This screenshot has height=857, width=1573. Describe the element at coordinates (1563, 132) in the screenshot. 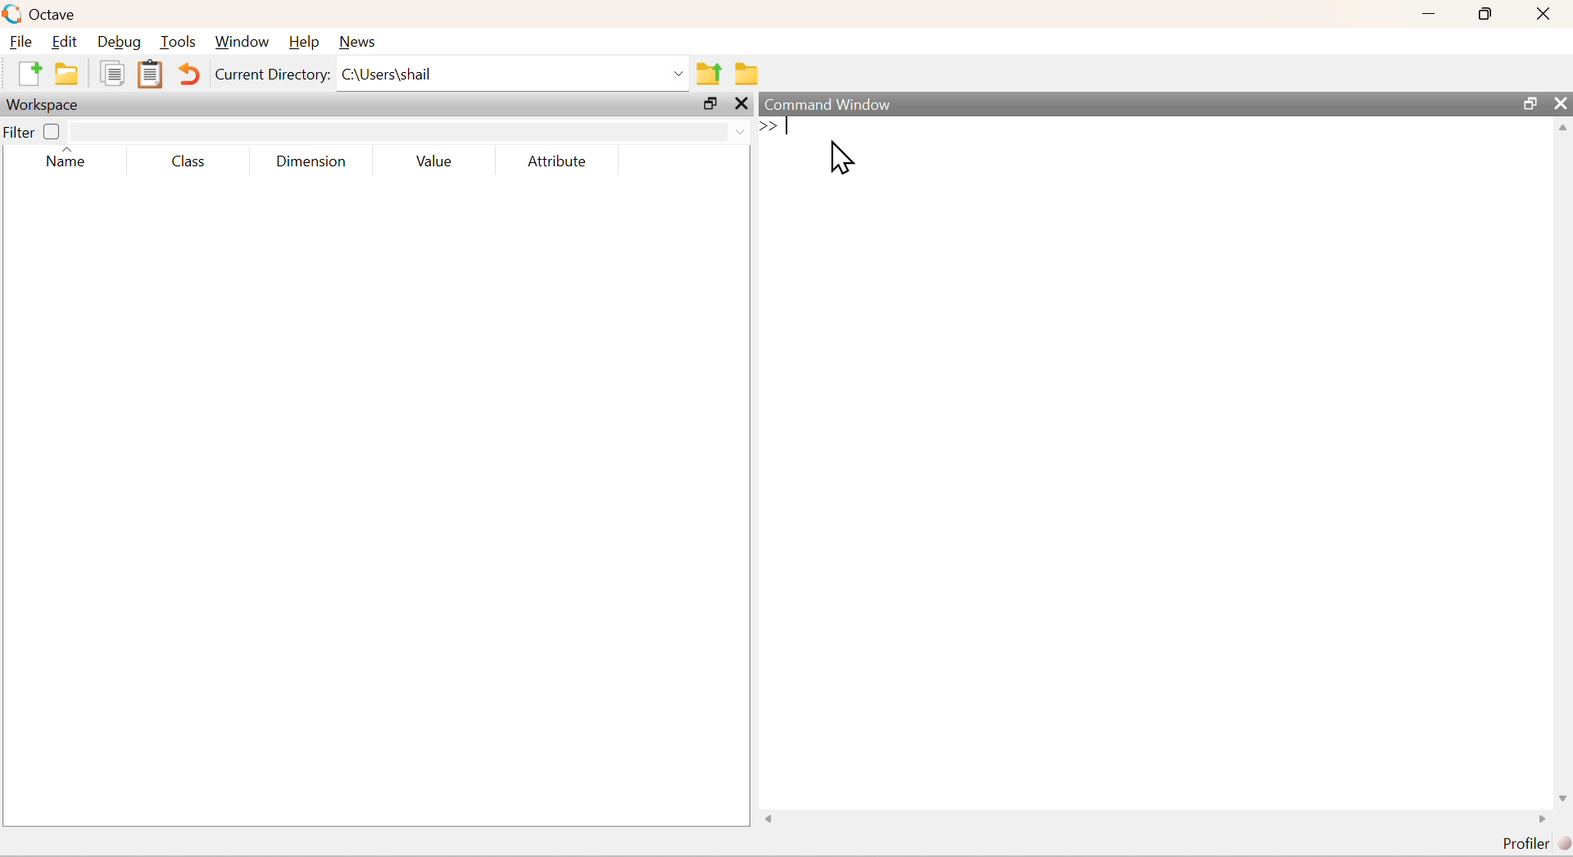

I see `scroll bar up` at that location.